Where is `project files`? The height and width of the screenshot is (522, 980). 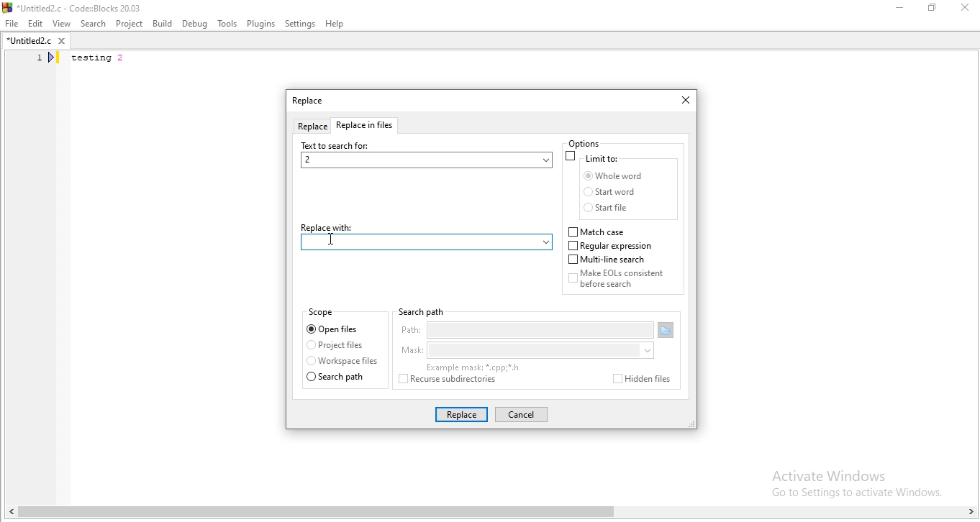
project files is located at coordinates (335, 346).